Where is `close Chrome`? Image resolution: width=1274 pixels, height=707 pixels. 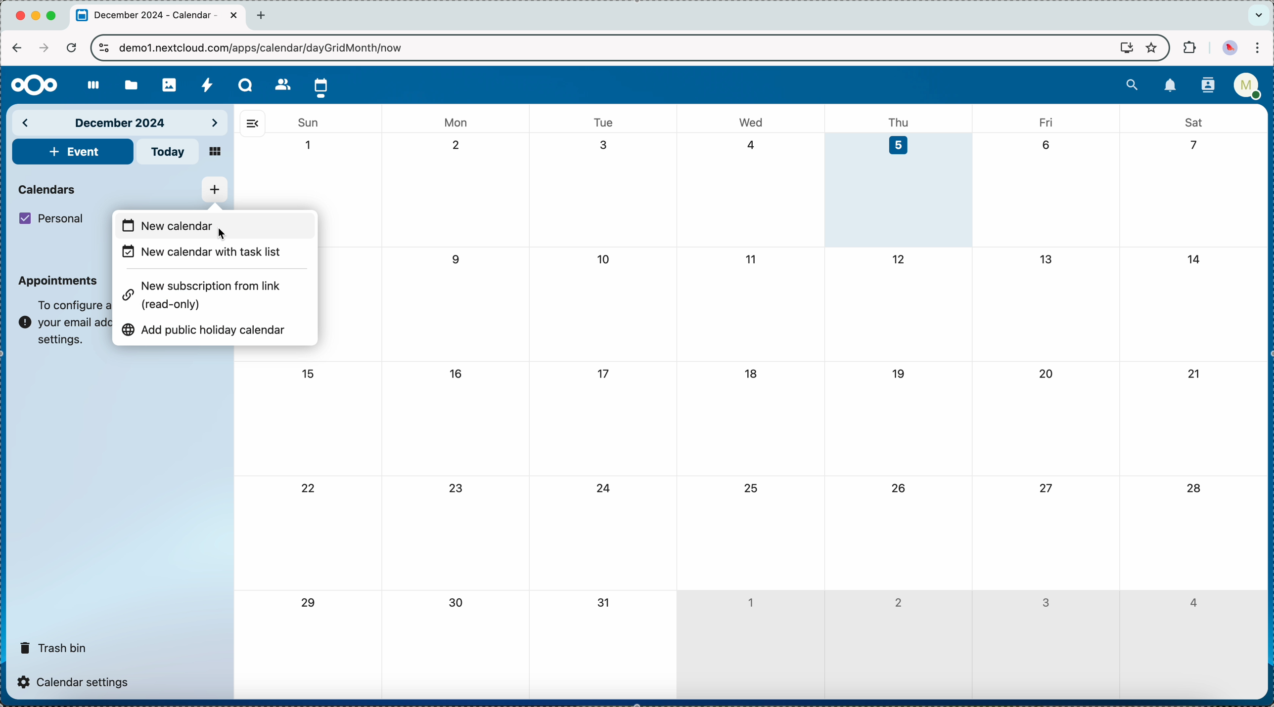 close Chrome is located at coordinates (20, 16).